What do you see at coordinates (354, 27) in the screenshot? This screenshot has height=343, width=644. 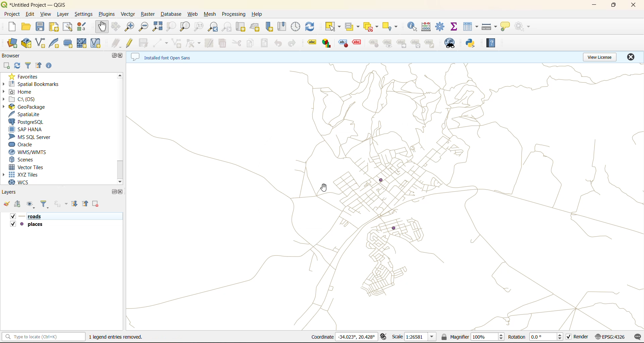 I see `select value` at bounding box center [354, 27].